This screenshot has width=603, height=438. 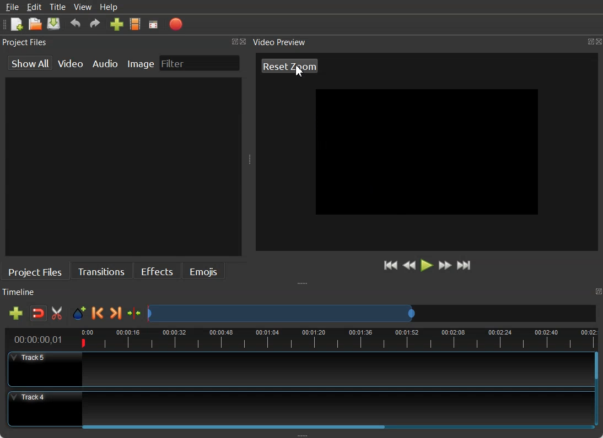 What do you see at coordinates (34, 271) in the screenshot?
I see `Project File` at bounding box center [34, 271].